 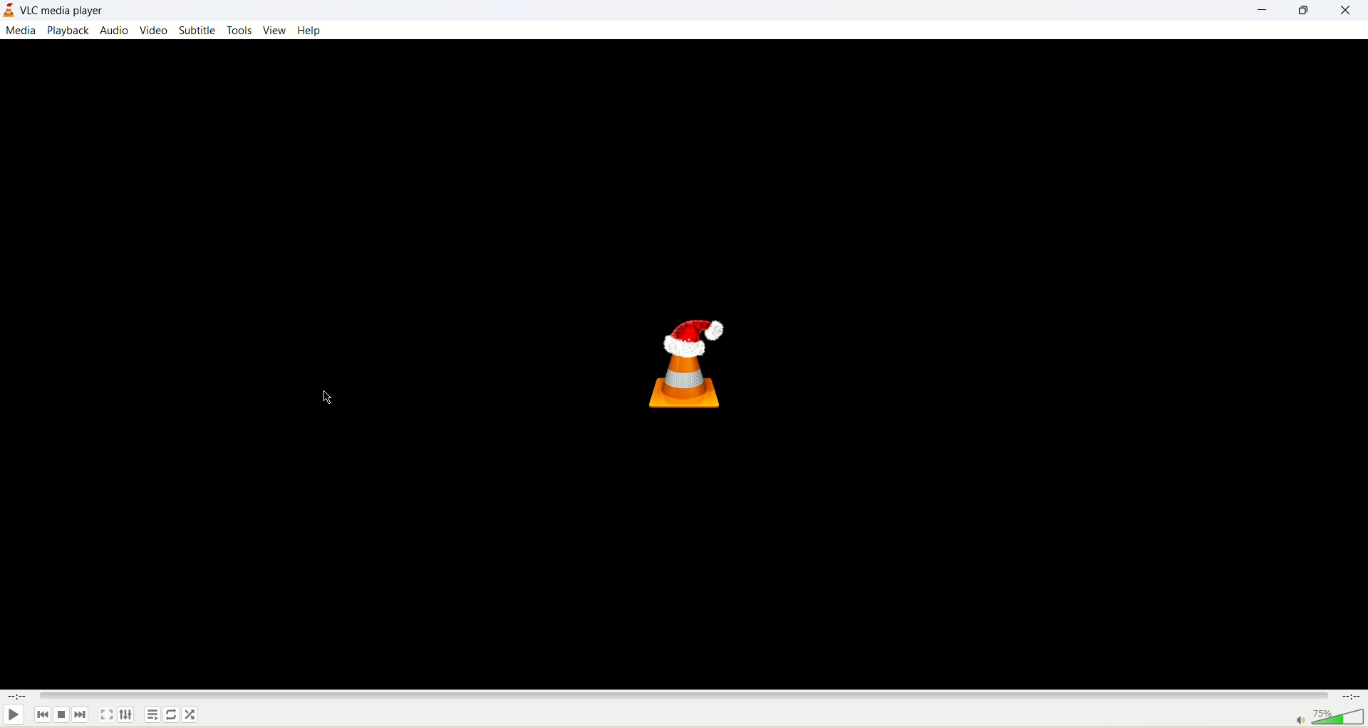 What do you see at coordinates (63, 712) in the screenshot?
I see `stop` at bounding box center [63, 712].